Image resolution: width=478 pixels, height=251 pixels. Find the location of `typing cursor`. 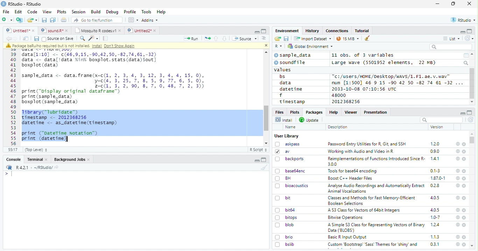

typing cursor is located at coordinates (8, 174).